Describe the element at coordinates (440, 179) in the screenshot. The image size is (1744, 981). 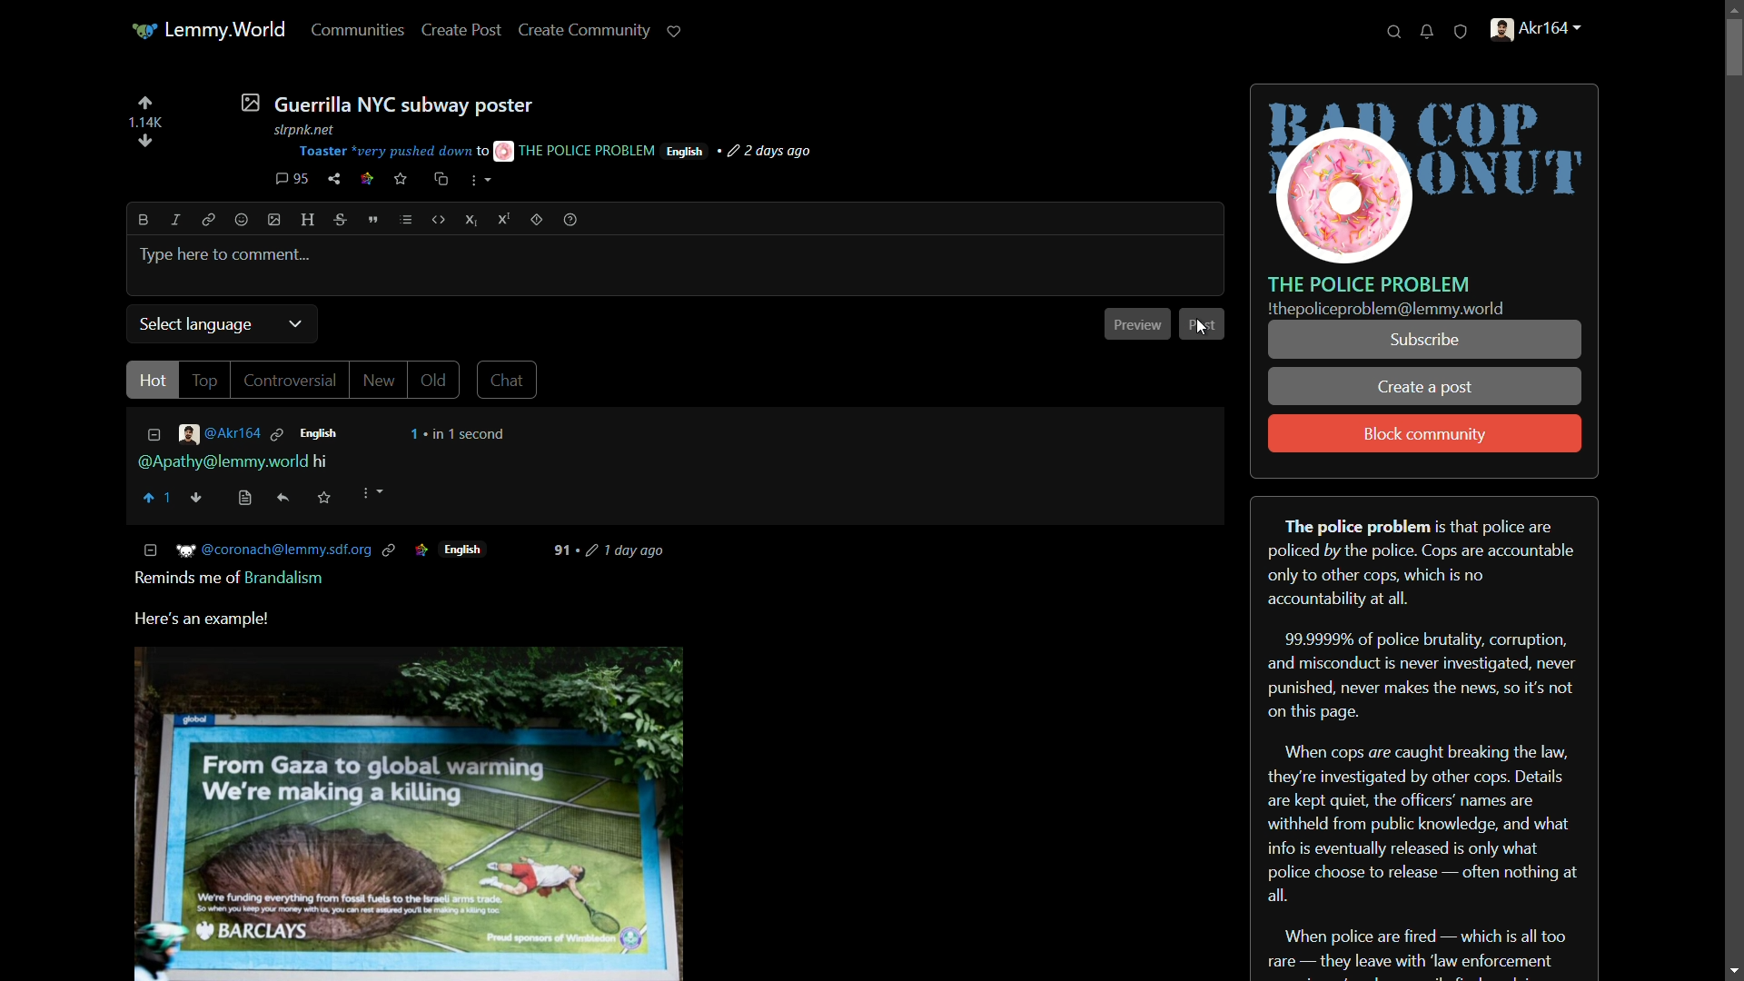
I see `cross-post` at that location.